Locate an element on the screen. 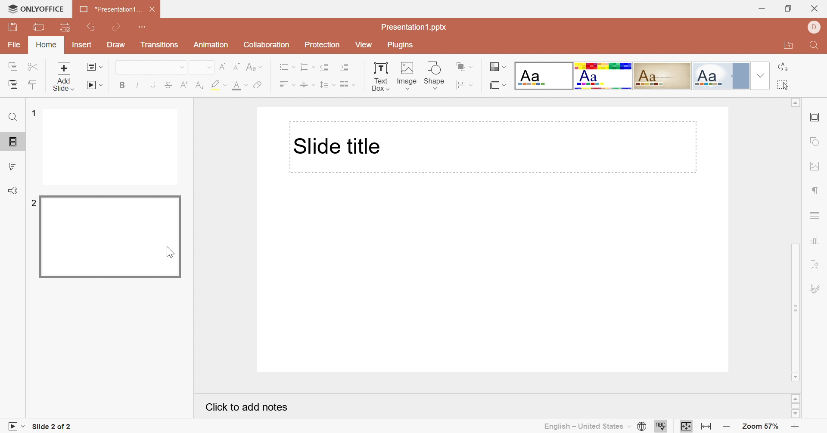  Comments is located at coordinates (14, 166).